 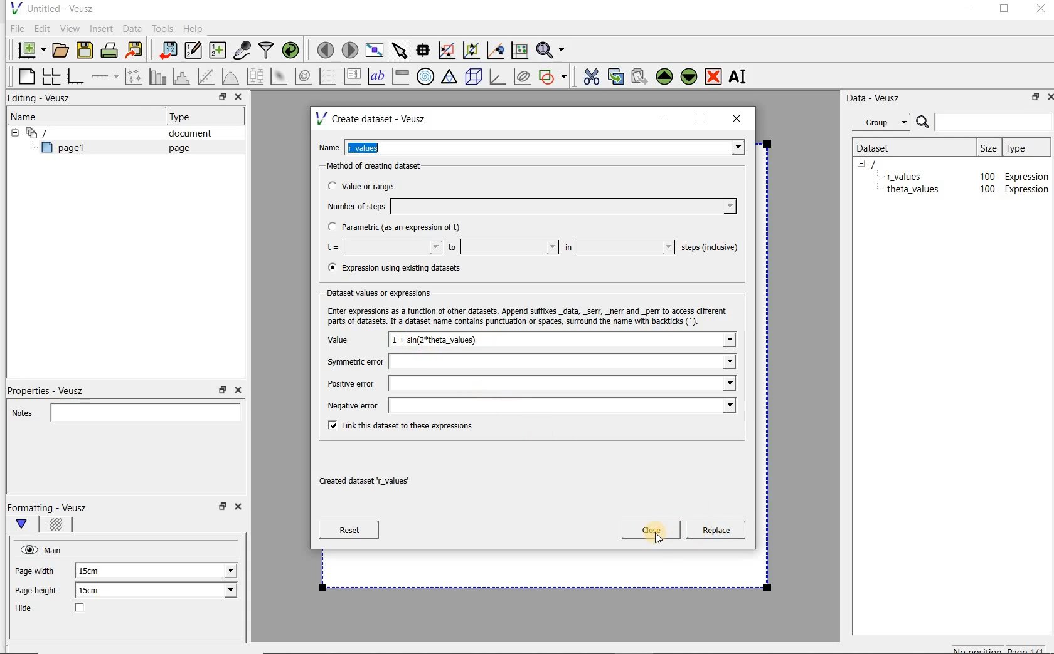 I want to click on File, so click(x=15, y=29).